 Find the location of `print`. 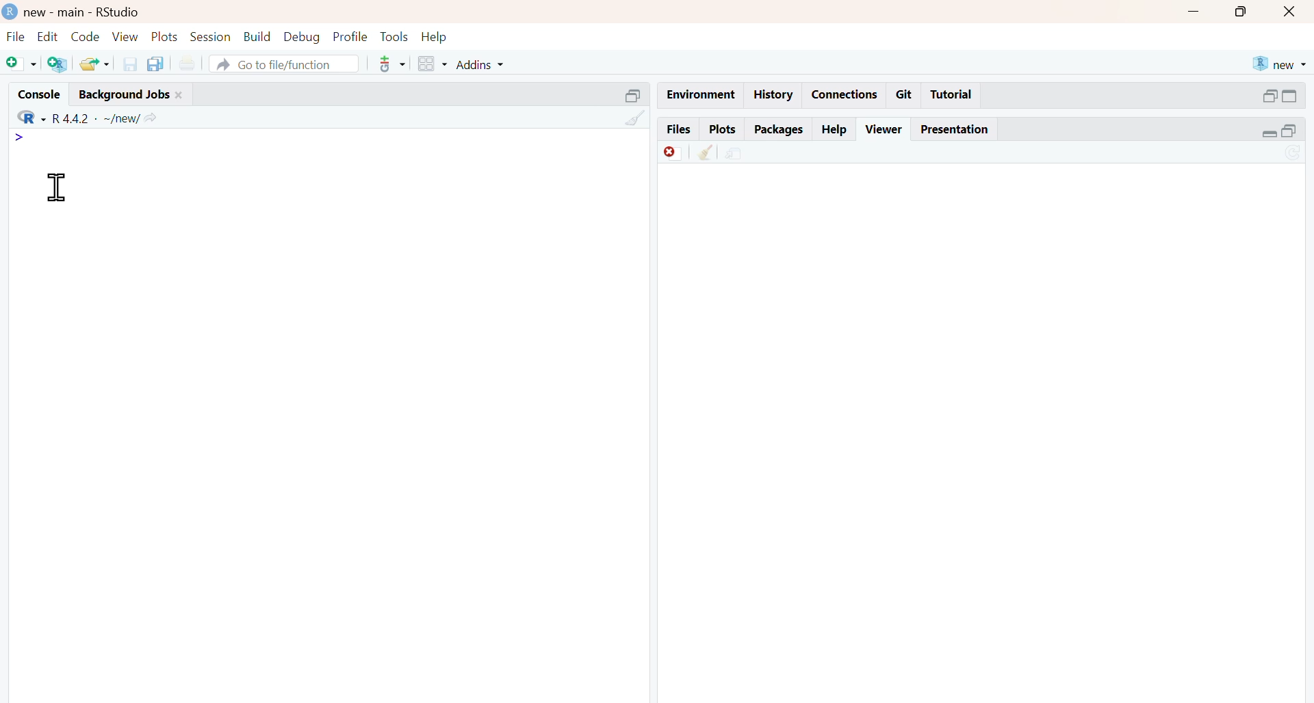

print is located at coordinates (188, 65).